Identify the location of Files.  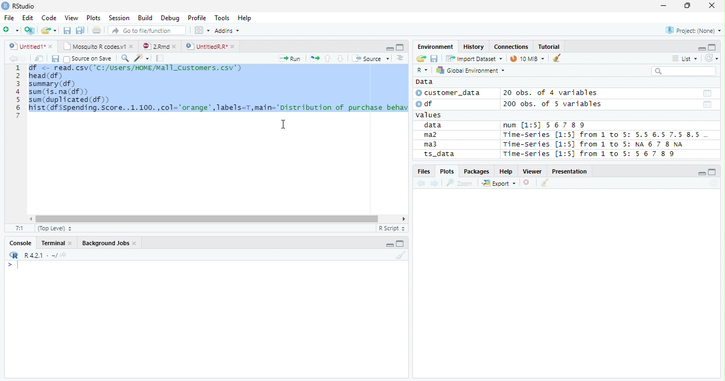
(424, 171).